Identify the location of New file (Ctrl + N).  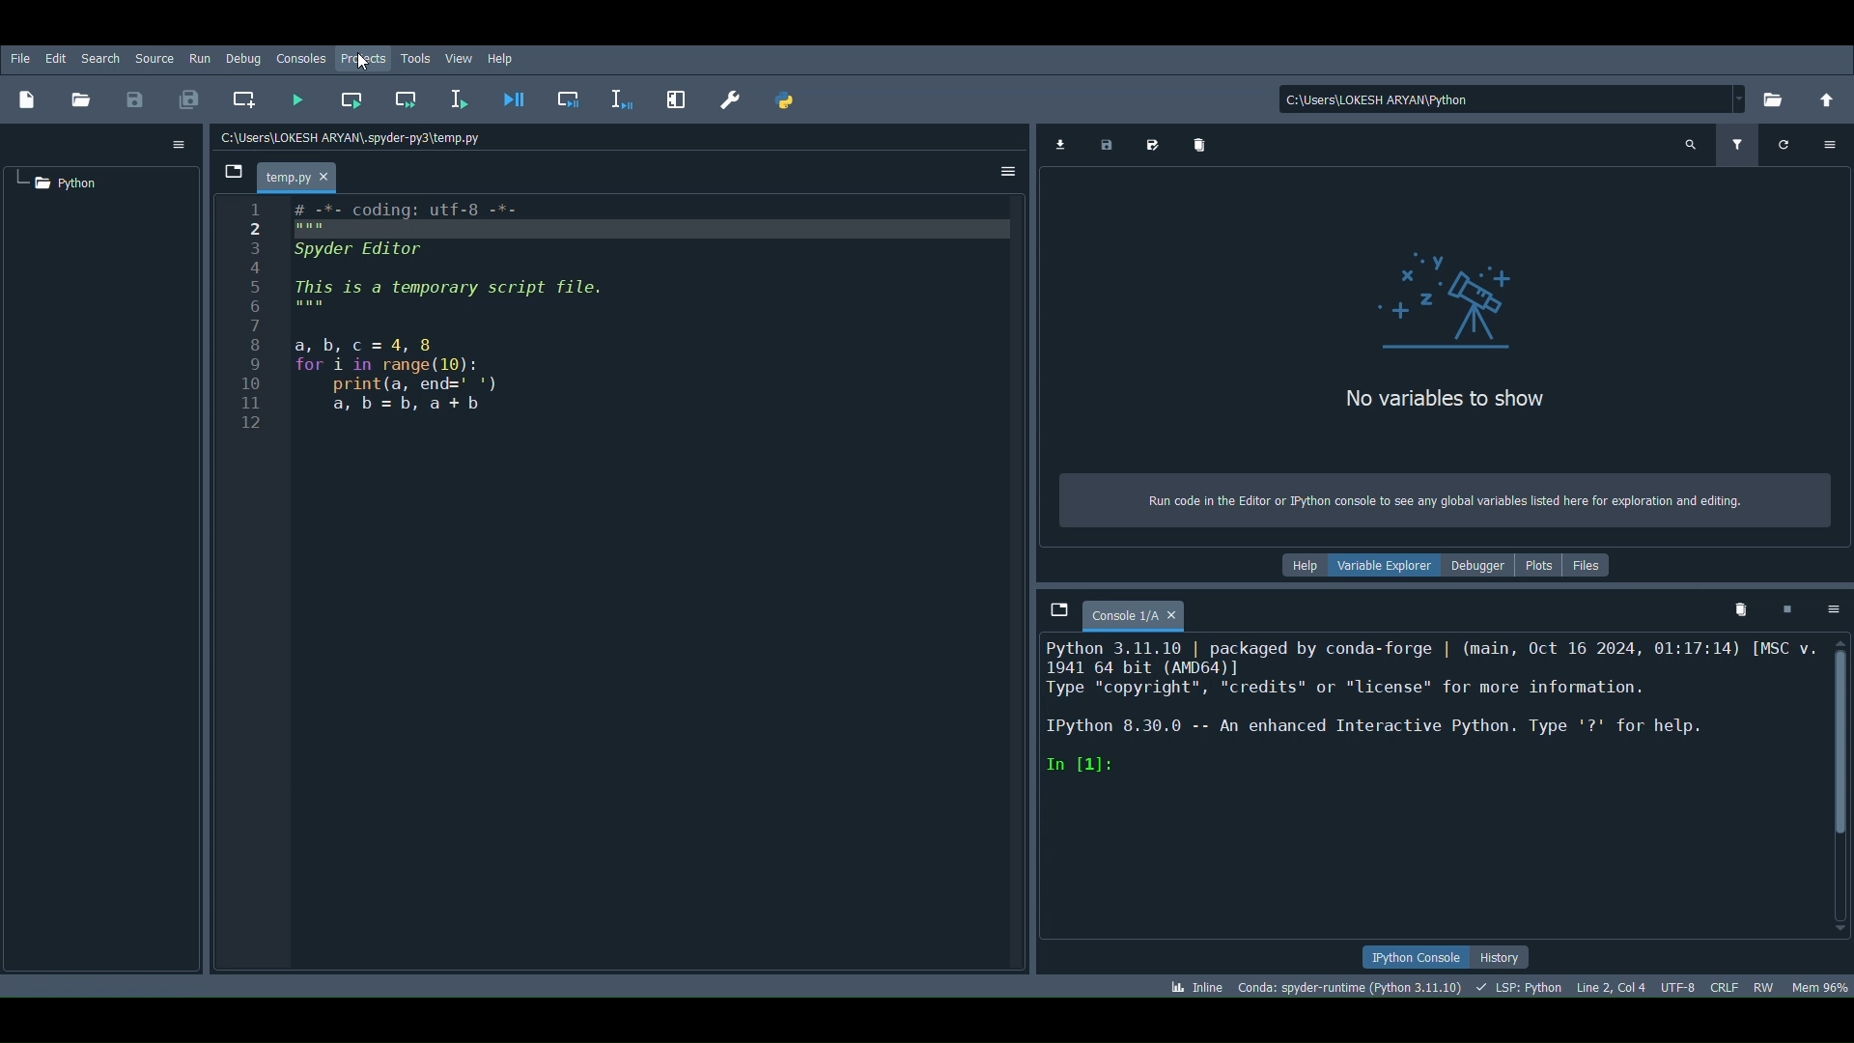
(31, 97).